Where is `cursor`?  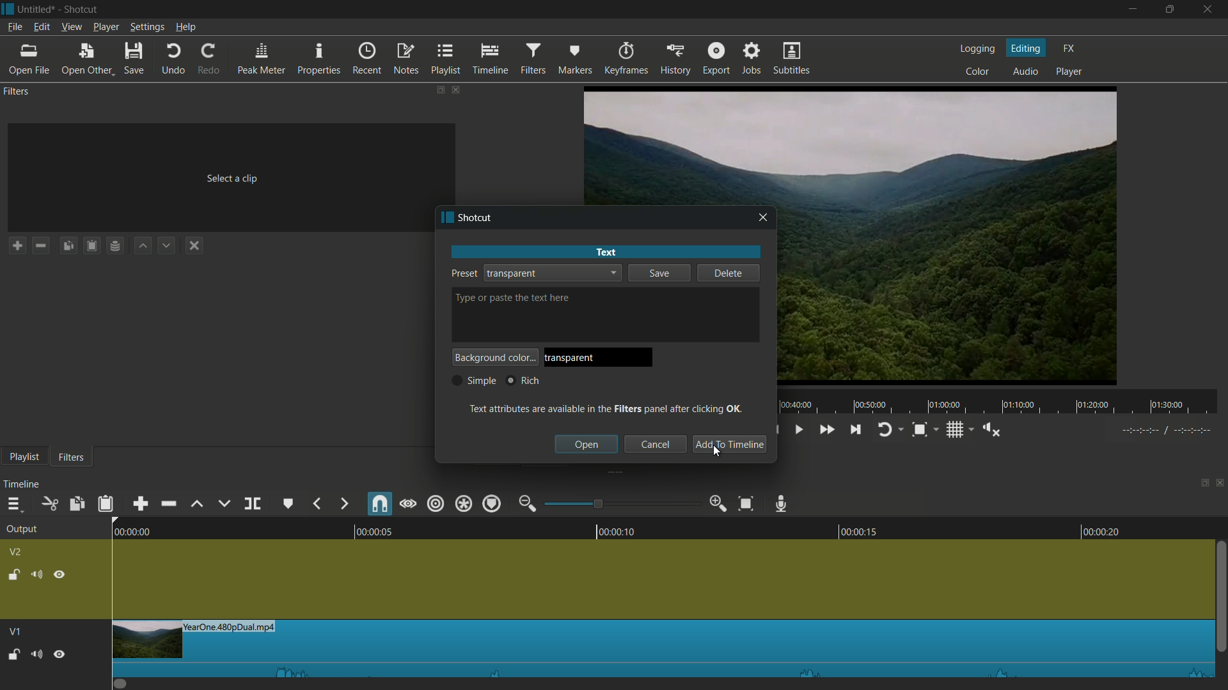
cursor is located at coordinates (717, 454).